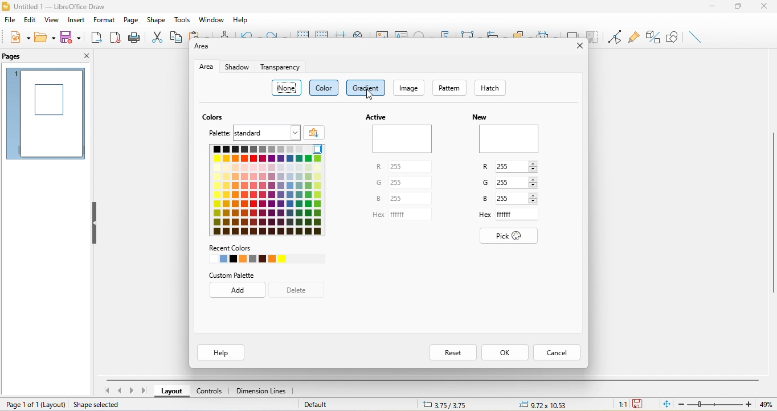 This screenshot has width=777, height=411. What do you see at coordinates (132, 392) in the screenshot?
I see `next page` at bounding box center [132, 392].